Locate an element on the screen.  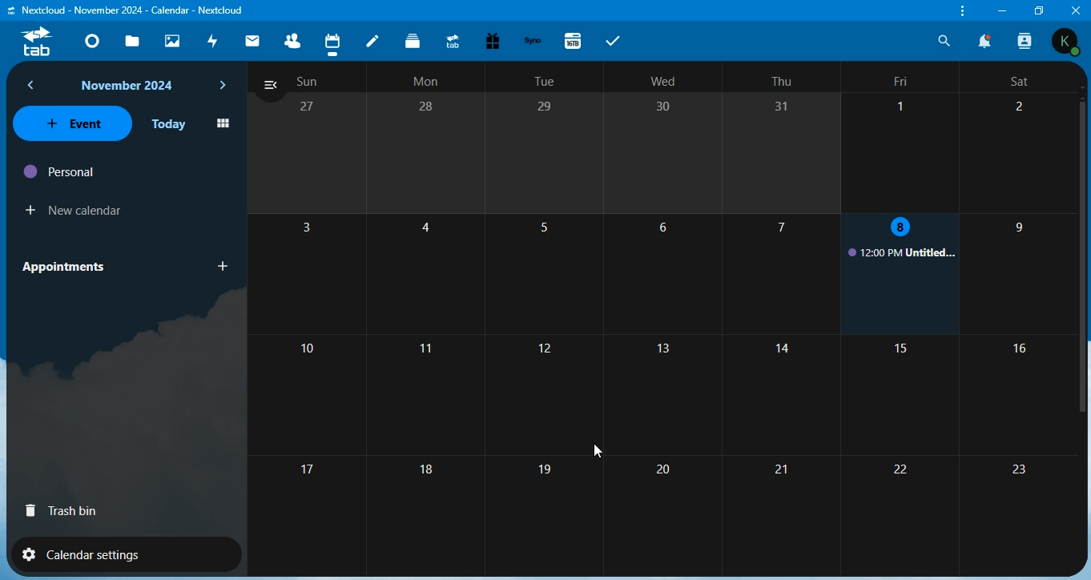
appointments is located at coordinates (71, 267).